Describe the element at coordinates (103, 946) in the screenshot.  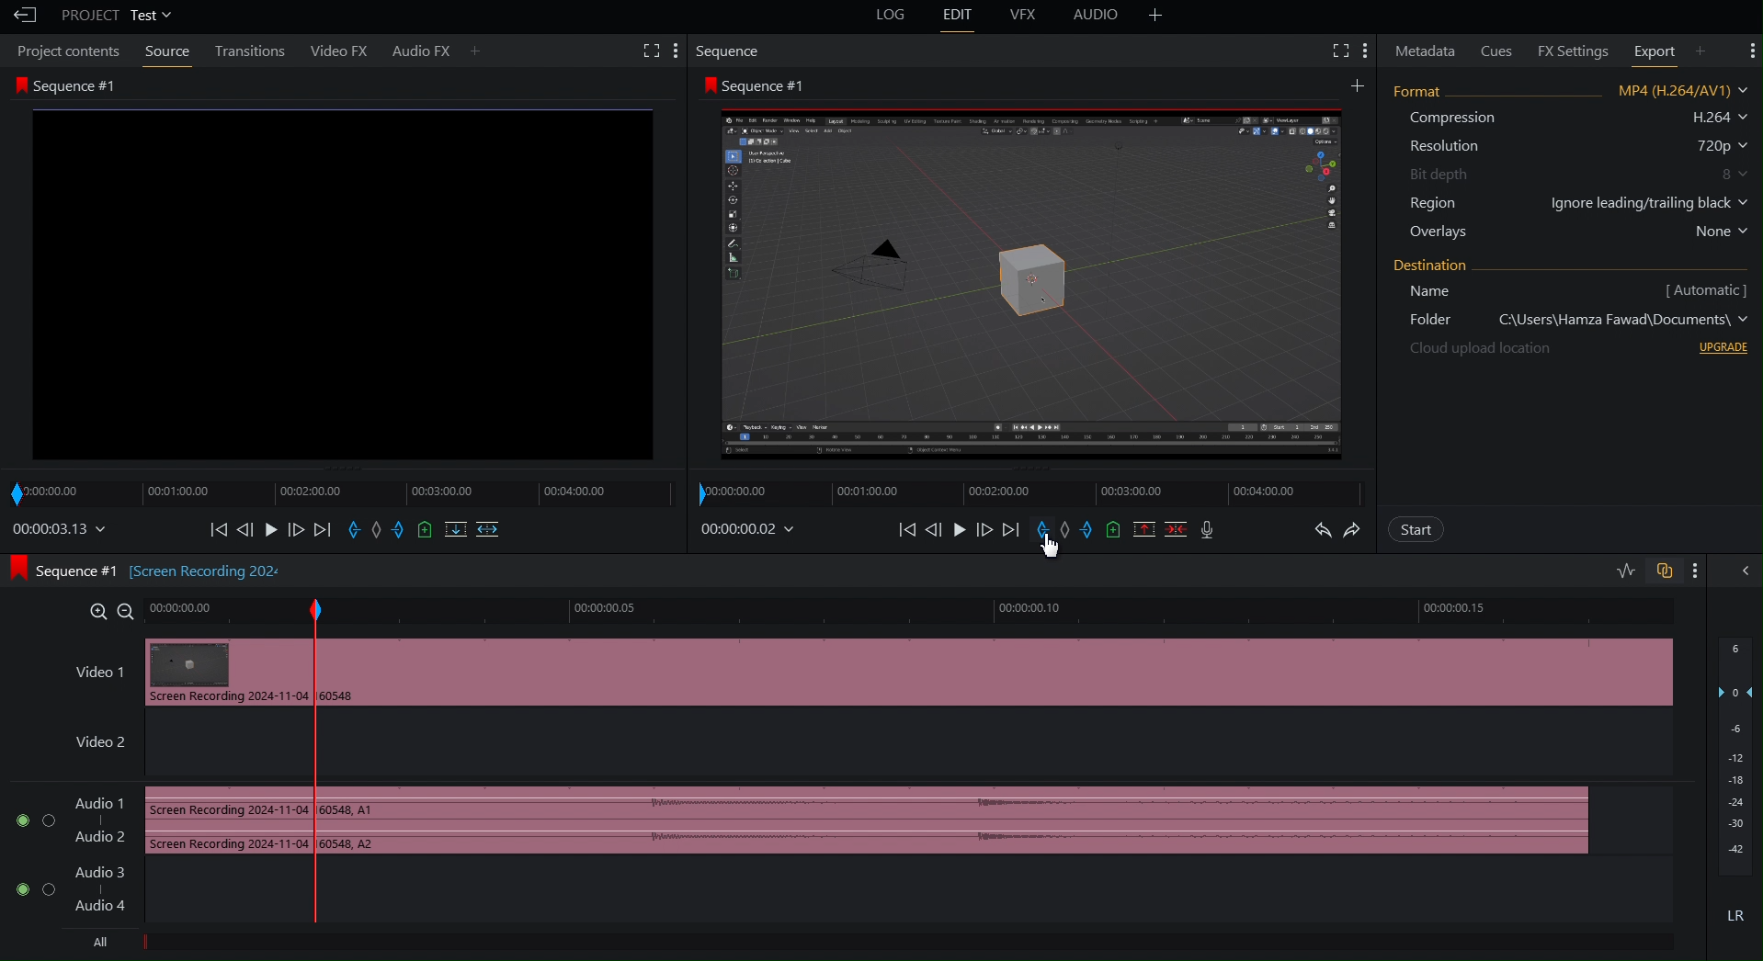
I see `All` at that location.